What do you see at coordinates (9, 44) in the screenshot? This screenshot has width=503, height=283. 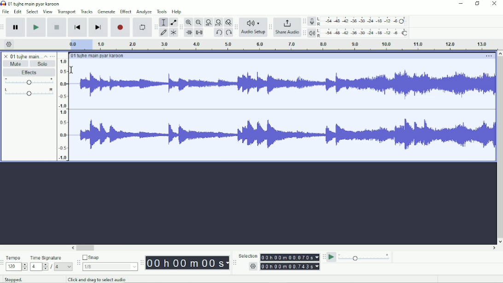 I see `Setting logo` at bounding box center [9, 44].